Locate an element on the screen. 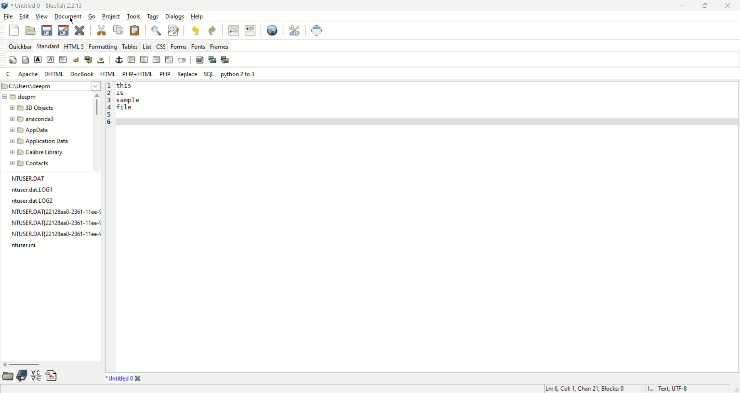 The image size is (740, 393). apache is located at coordinates (27, 75).